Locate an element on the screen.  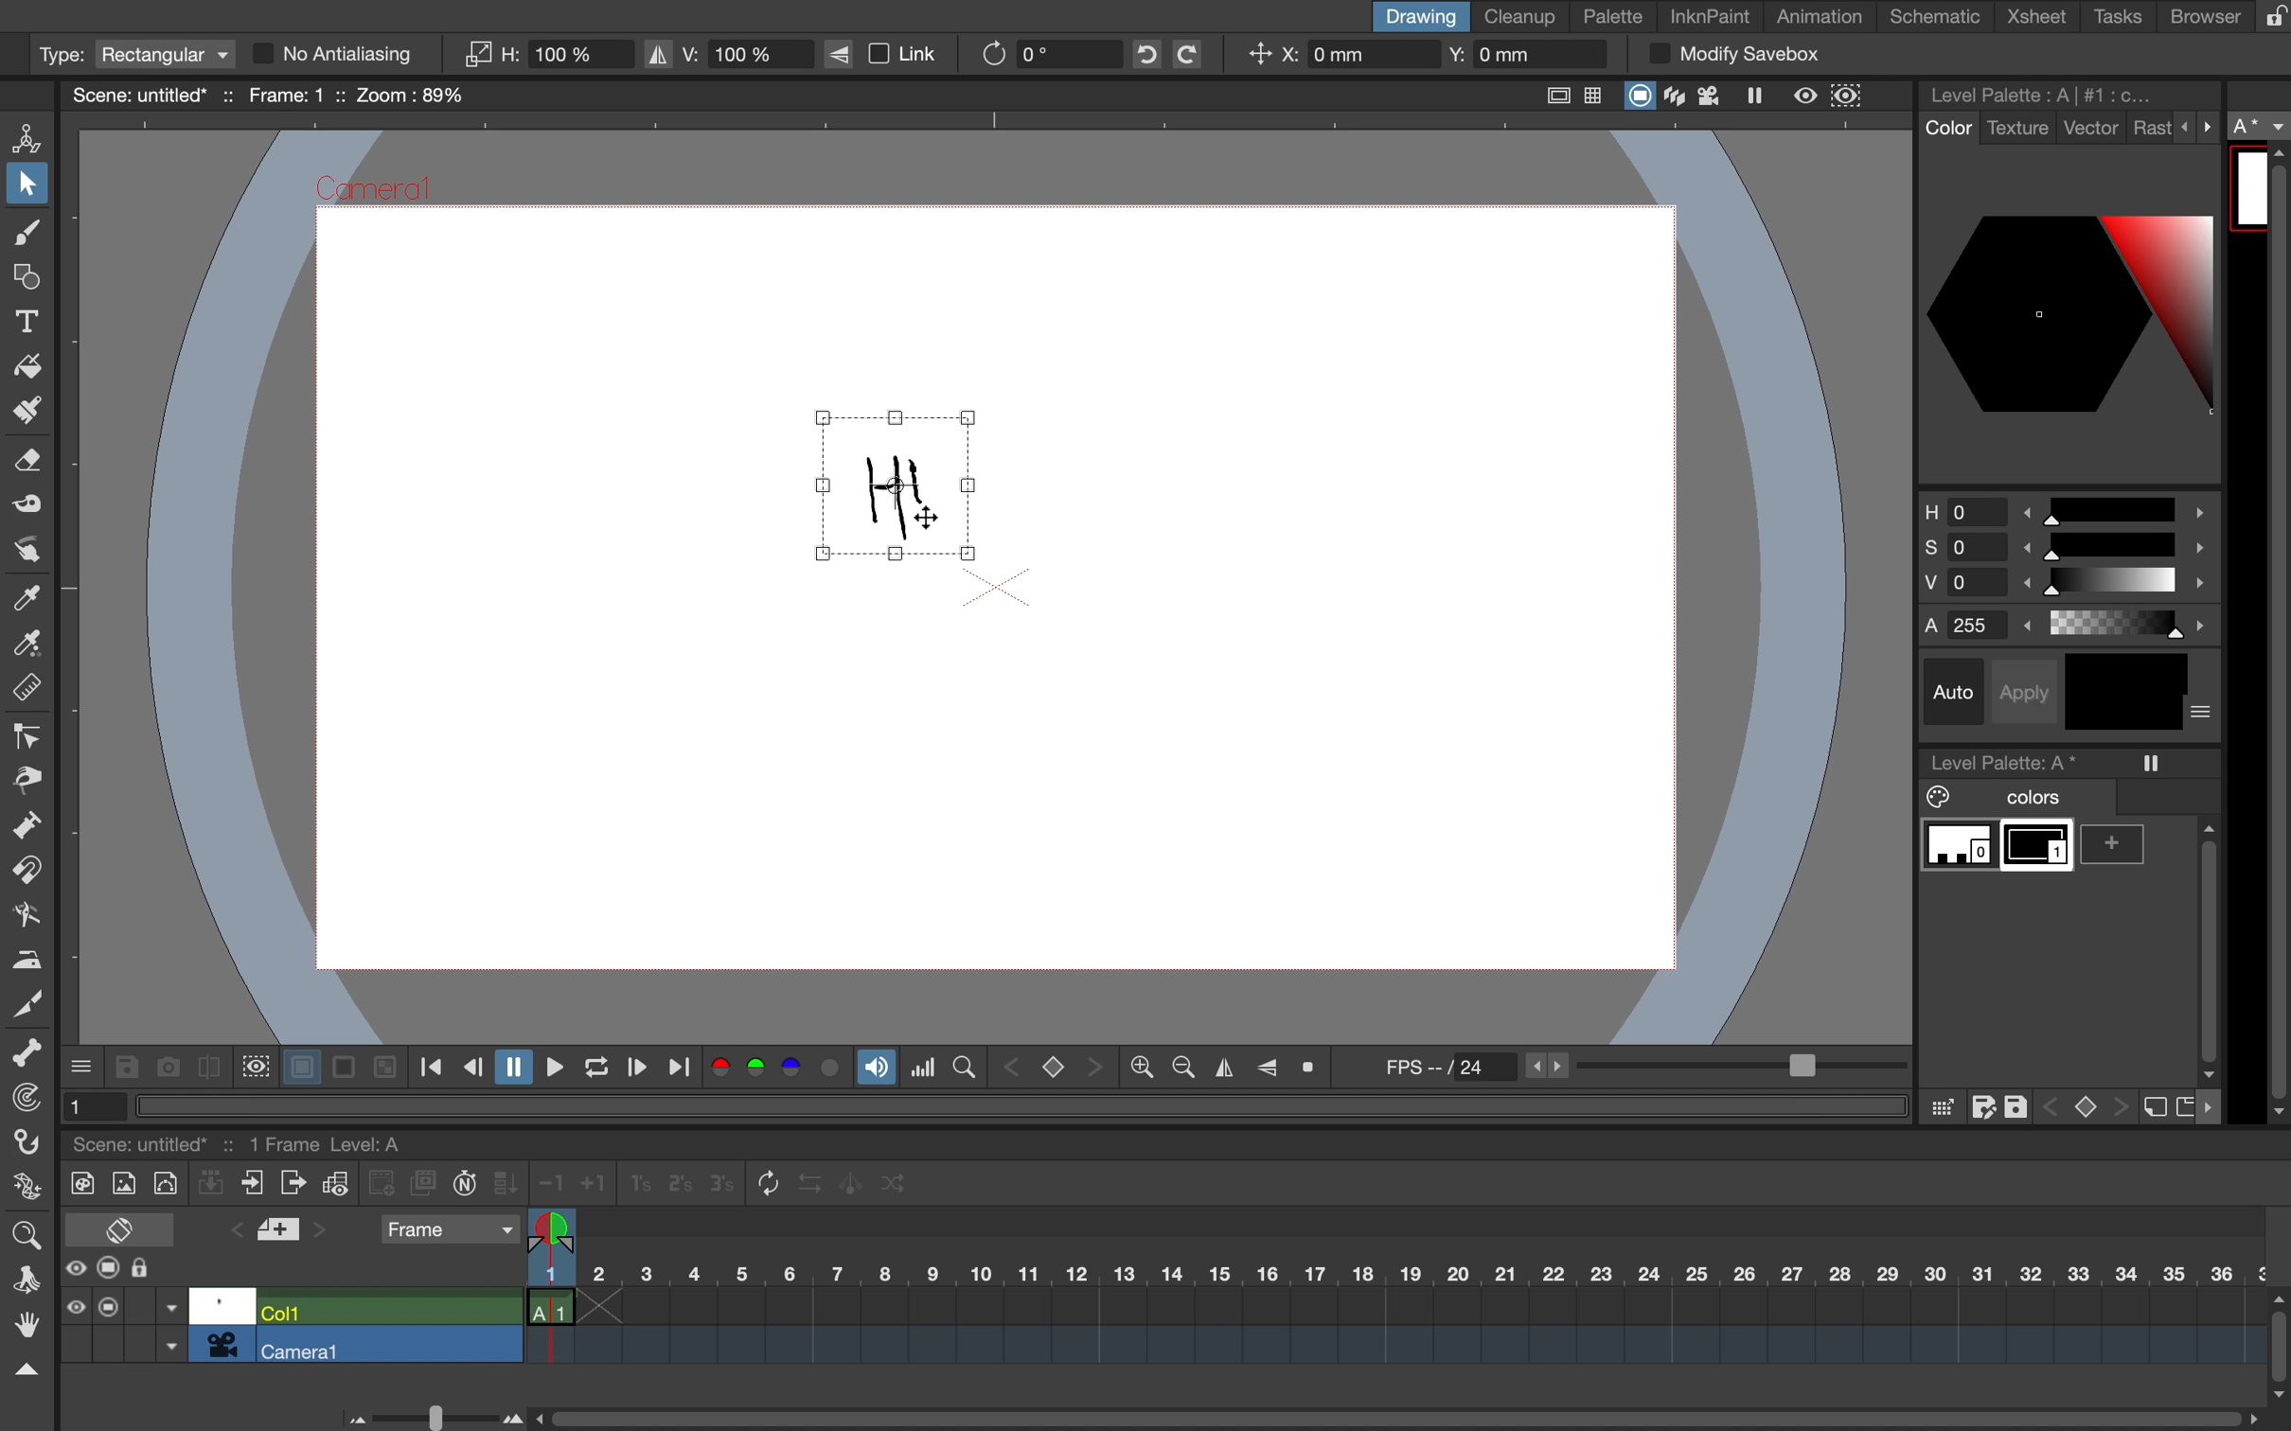
1 is located at coordinates (88, 1104).